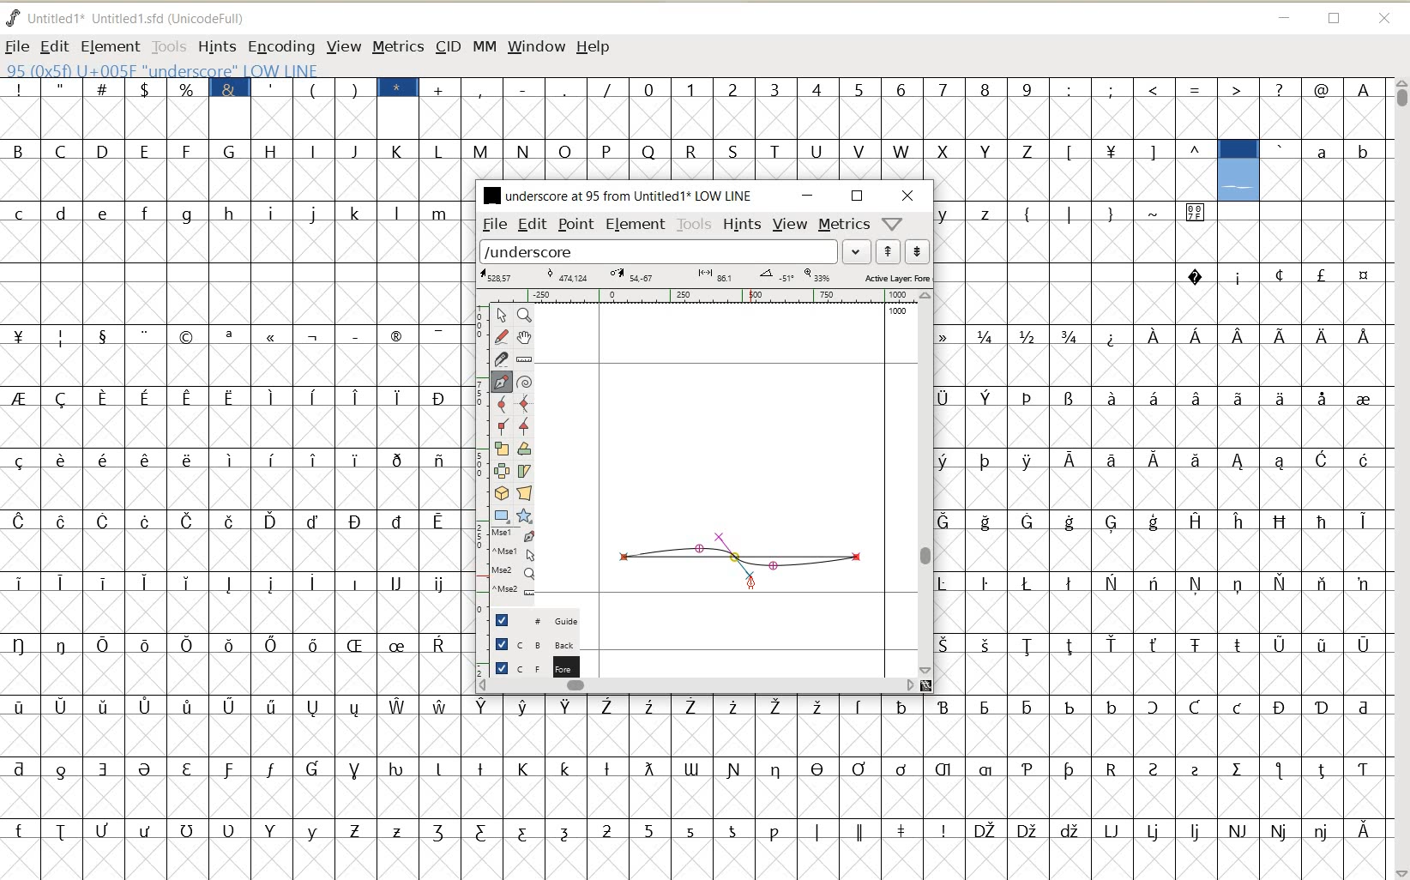  I want to click on help/window, so click(891, 224).